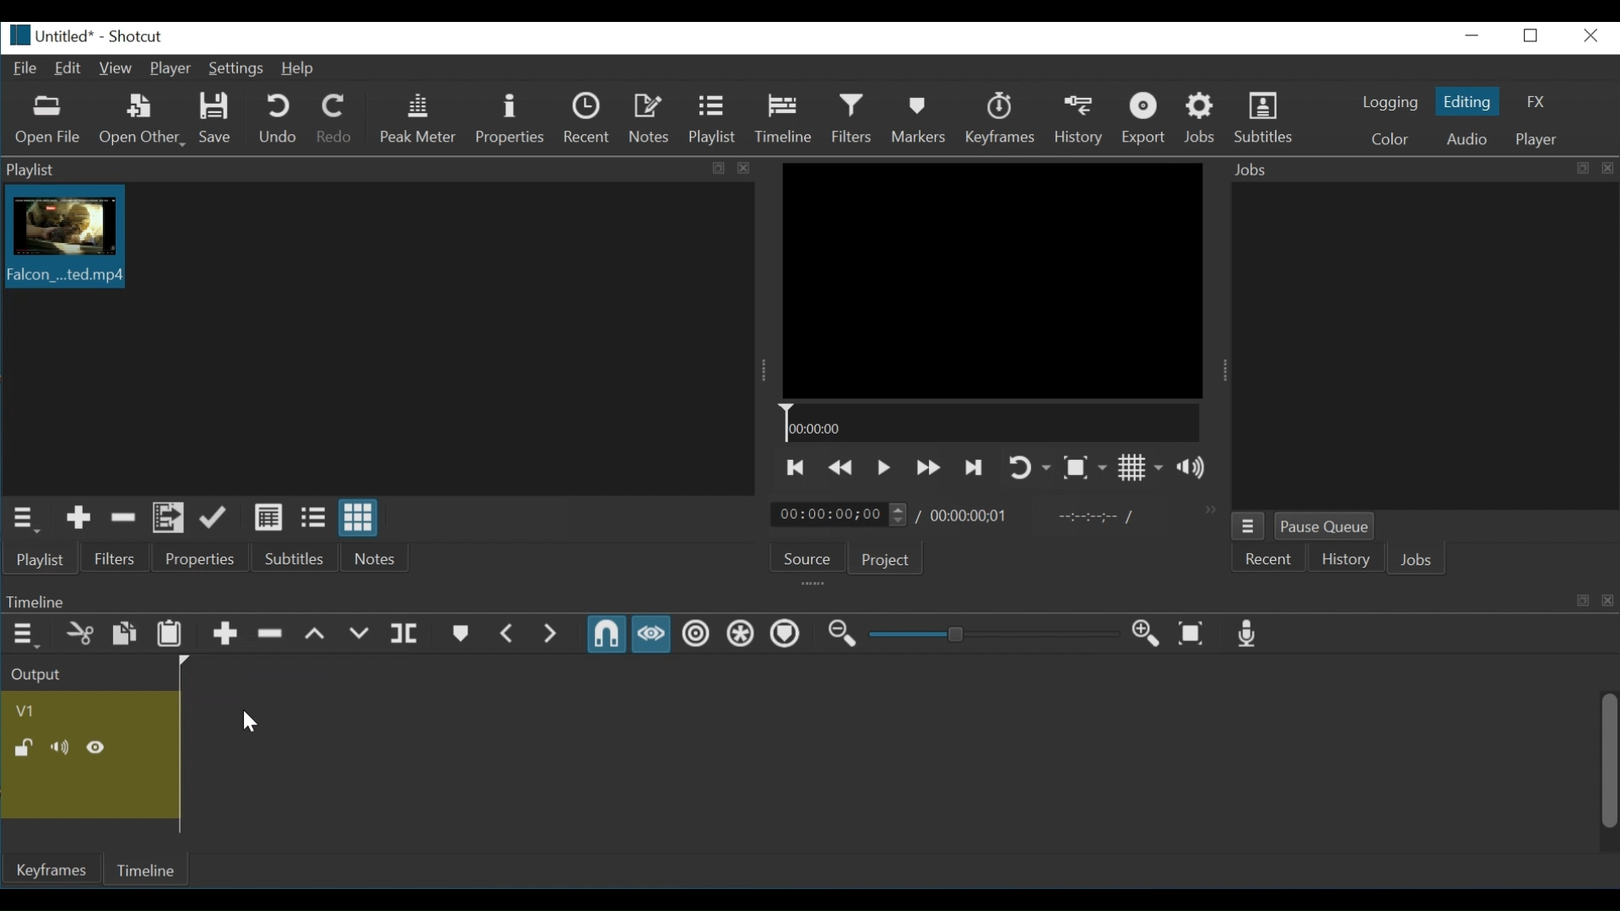 This screenshot has width=1620, height=911. I want to click on Source, so click(808, 560).